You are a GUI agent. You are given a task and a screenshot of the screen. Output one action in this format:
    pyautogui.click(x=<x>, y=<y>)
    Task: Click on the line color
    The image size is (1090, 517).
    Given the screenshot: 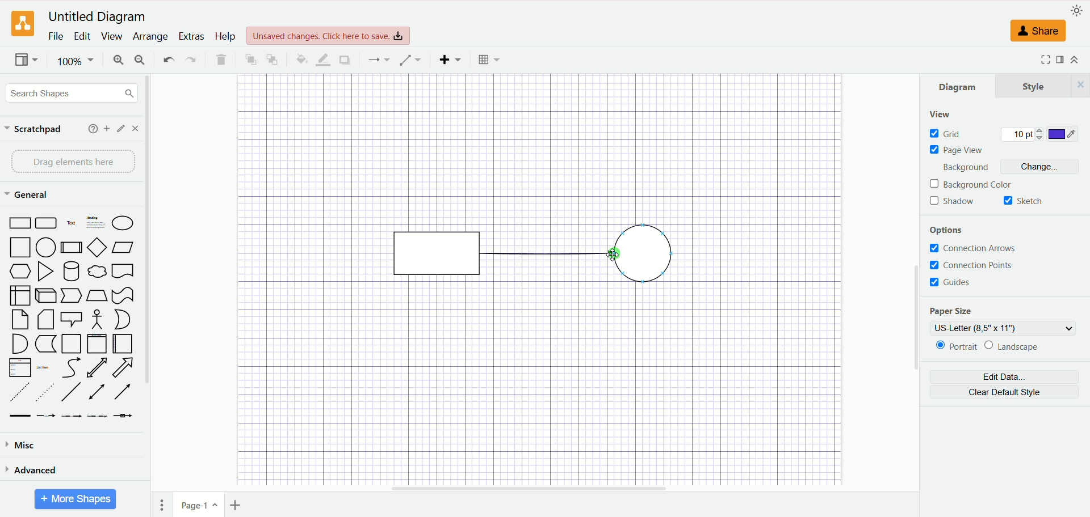 What is the action you would take?
    pyautogui.click(x=324, y=60)
    